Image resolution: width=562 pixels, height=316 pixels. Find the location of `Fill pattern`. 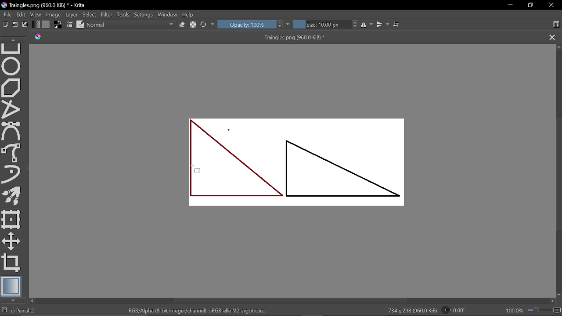

Fill pattern is located at coordinates (46, 24).